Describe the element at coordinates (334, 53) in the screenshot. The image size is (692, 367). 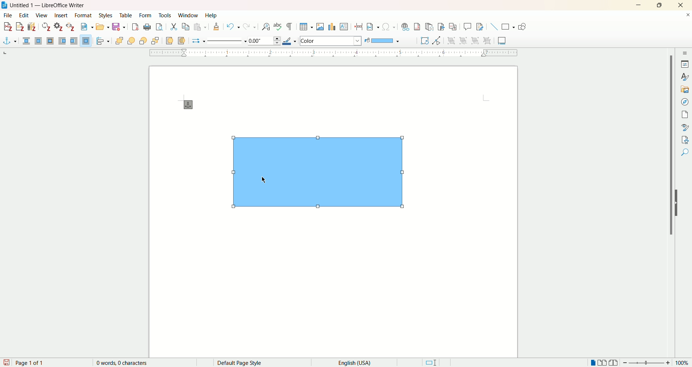
I see `ruler` at that location.